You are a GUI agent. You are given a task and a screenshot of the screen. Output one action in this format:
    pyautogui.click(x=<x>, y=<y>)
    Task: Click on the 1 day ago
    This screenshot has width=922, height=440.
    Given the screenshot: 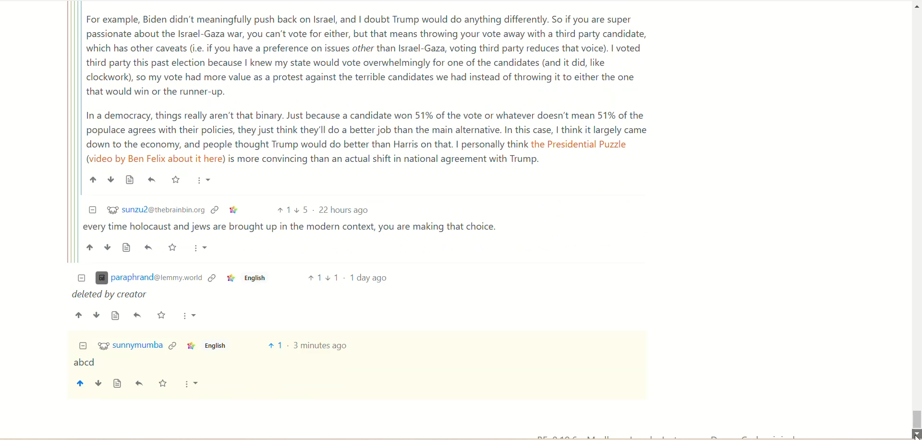 What is the action you would take?
    pyautogui.click(x=369, y=277)
    